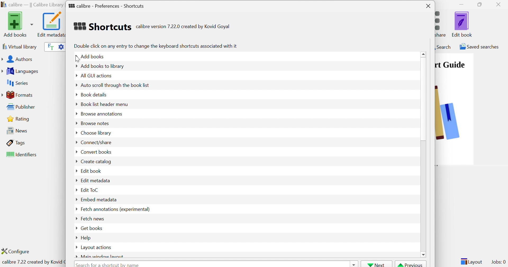  I want to click on Close, so click(428, 6).